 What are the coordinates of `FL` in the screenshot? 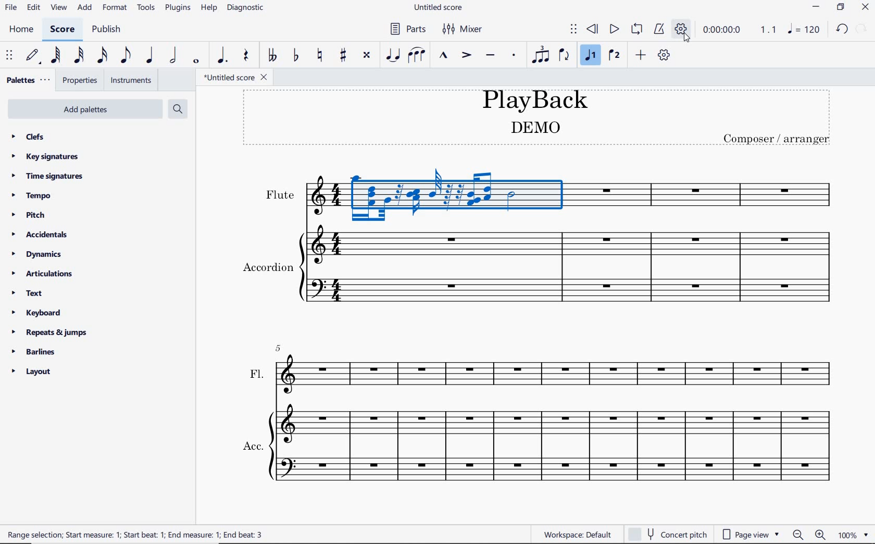 It's located at (541, 369).